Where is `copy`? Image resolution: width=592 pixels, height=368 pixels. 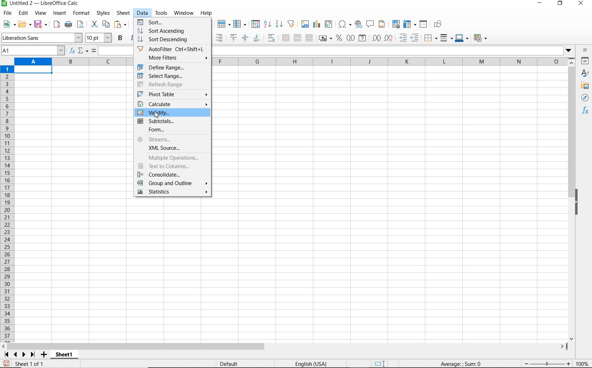 copy is located at coordinates (106, 24).